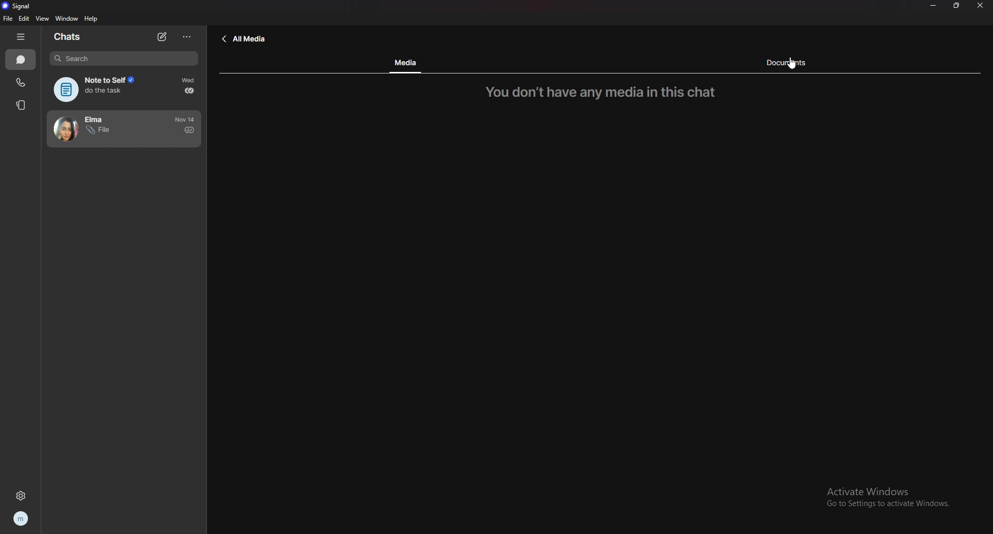 The width and height of the screenshot is (993, 534). What do you see at coordinates (23, 19) in the screenshot?
I see `edit` at bounding box center [23, 19].